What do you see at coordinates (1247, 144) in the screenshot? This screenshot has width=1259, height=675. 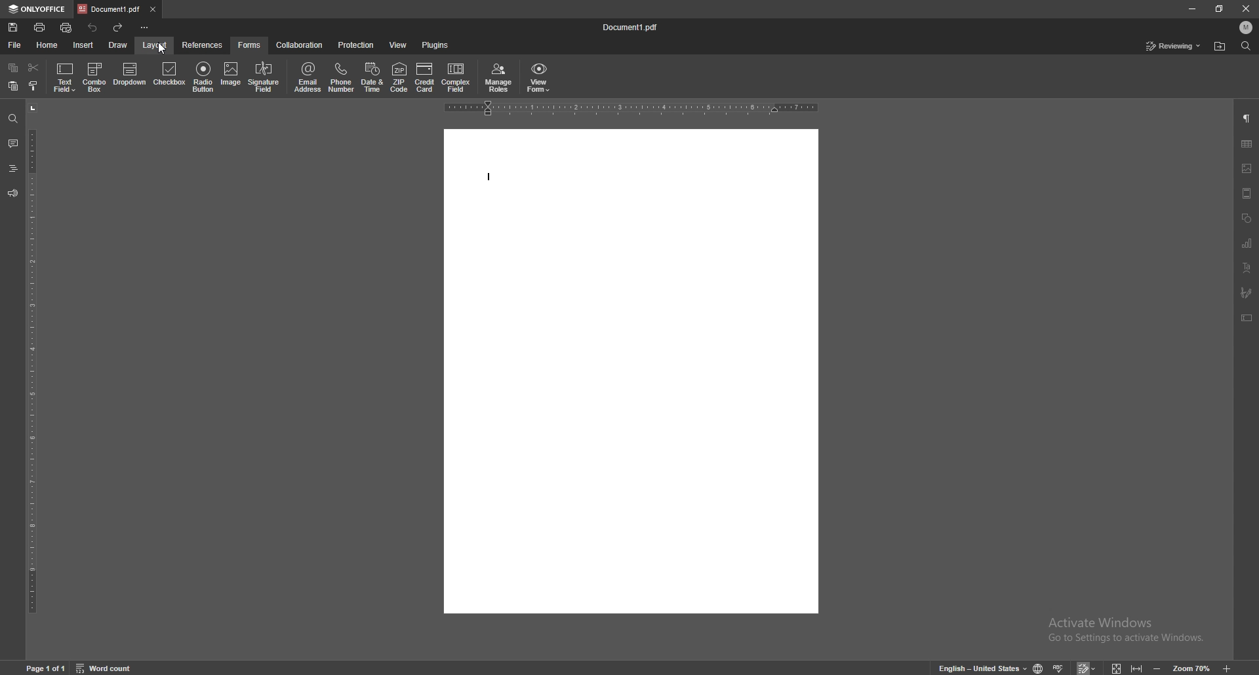 I see `table` at bounding box center [1247, 144].